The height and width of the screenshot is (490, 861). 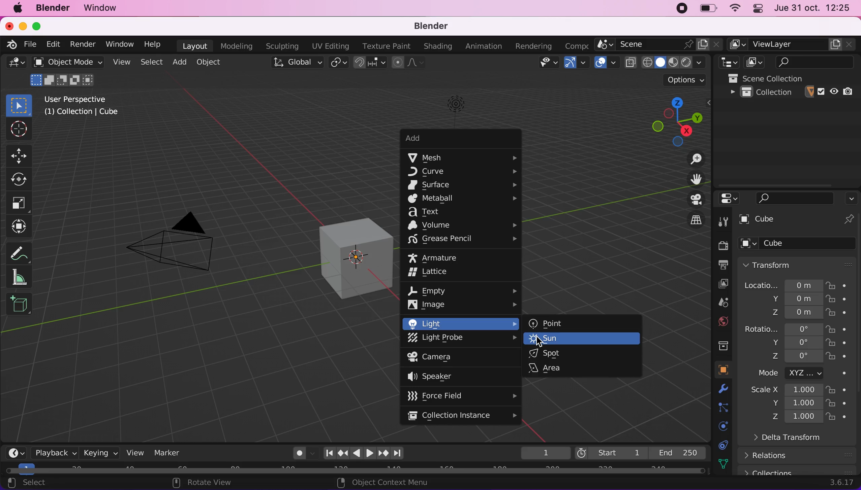 I want to click on lock, so click(x=844, y=417).